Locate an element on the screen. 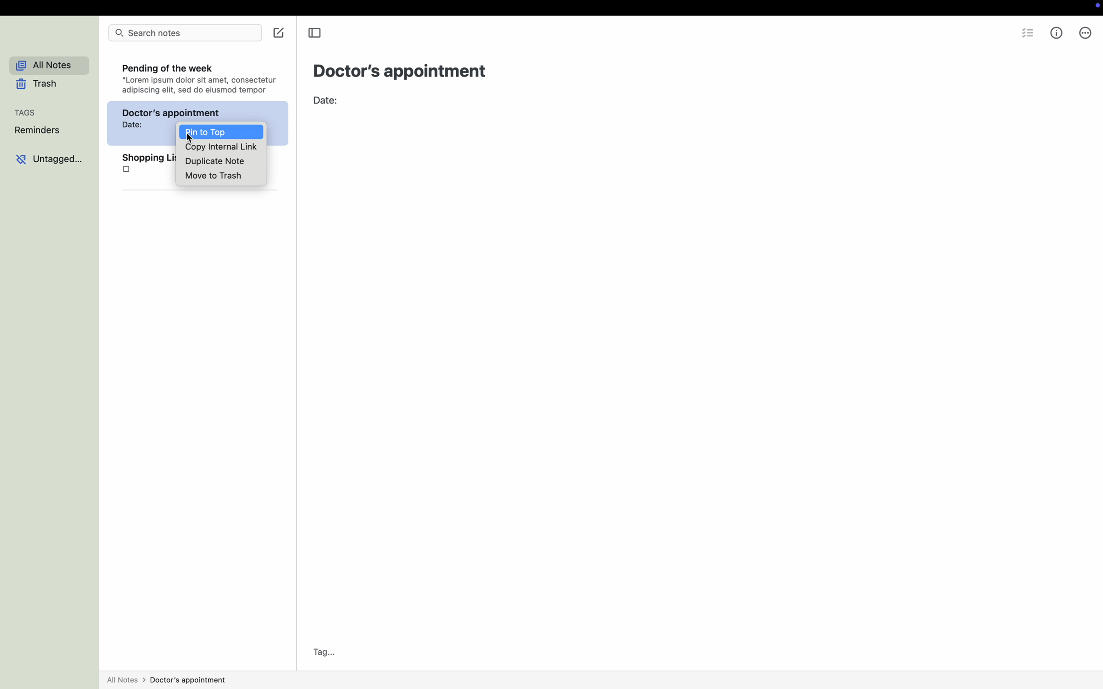 This screenshot has height=689, width=1103. toggle sidebar is located at coordinates (316, 33).